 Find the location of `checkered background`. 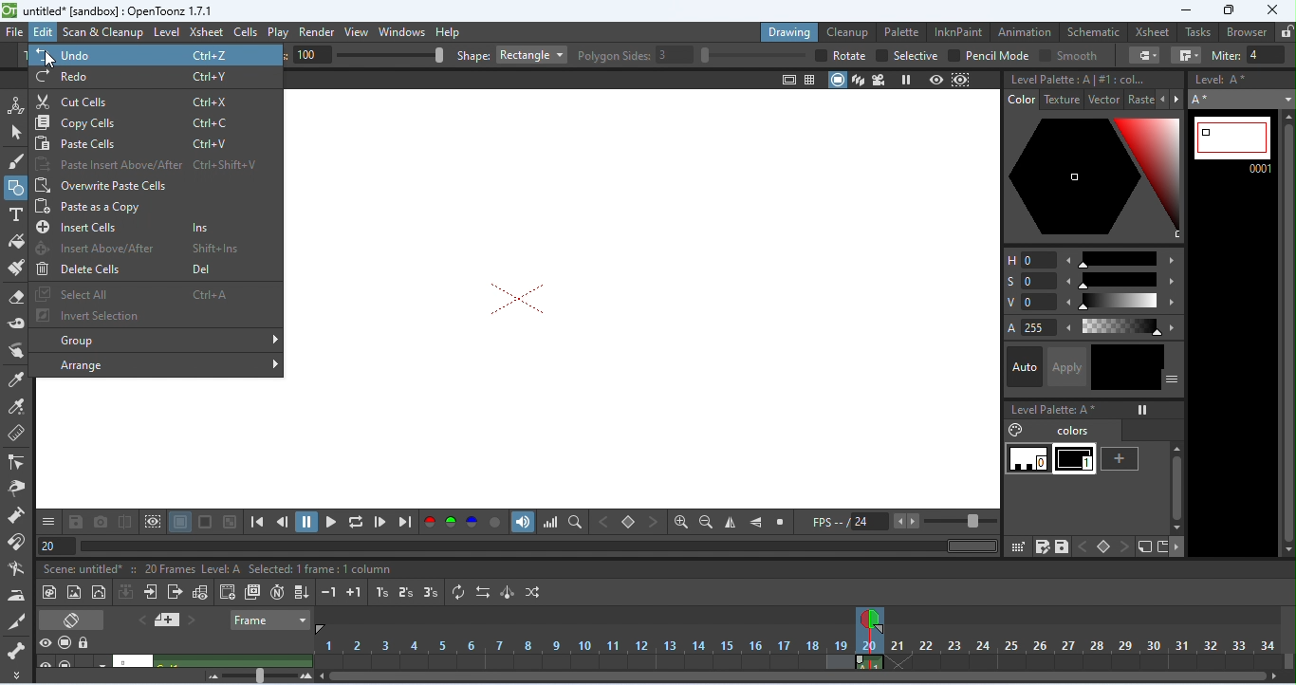

checkered background is located at coordinates (229, 522).